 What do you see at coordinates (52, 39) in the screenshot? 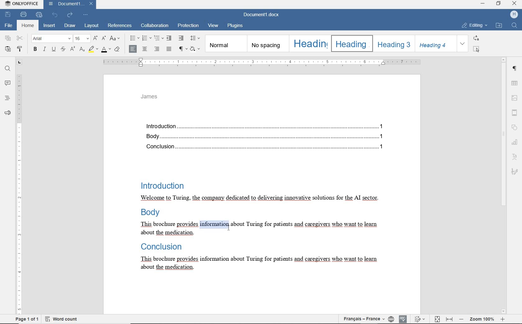
I see `FONT` at bounding box center [52, 39].